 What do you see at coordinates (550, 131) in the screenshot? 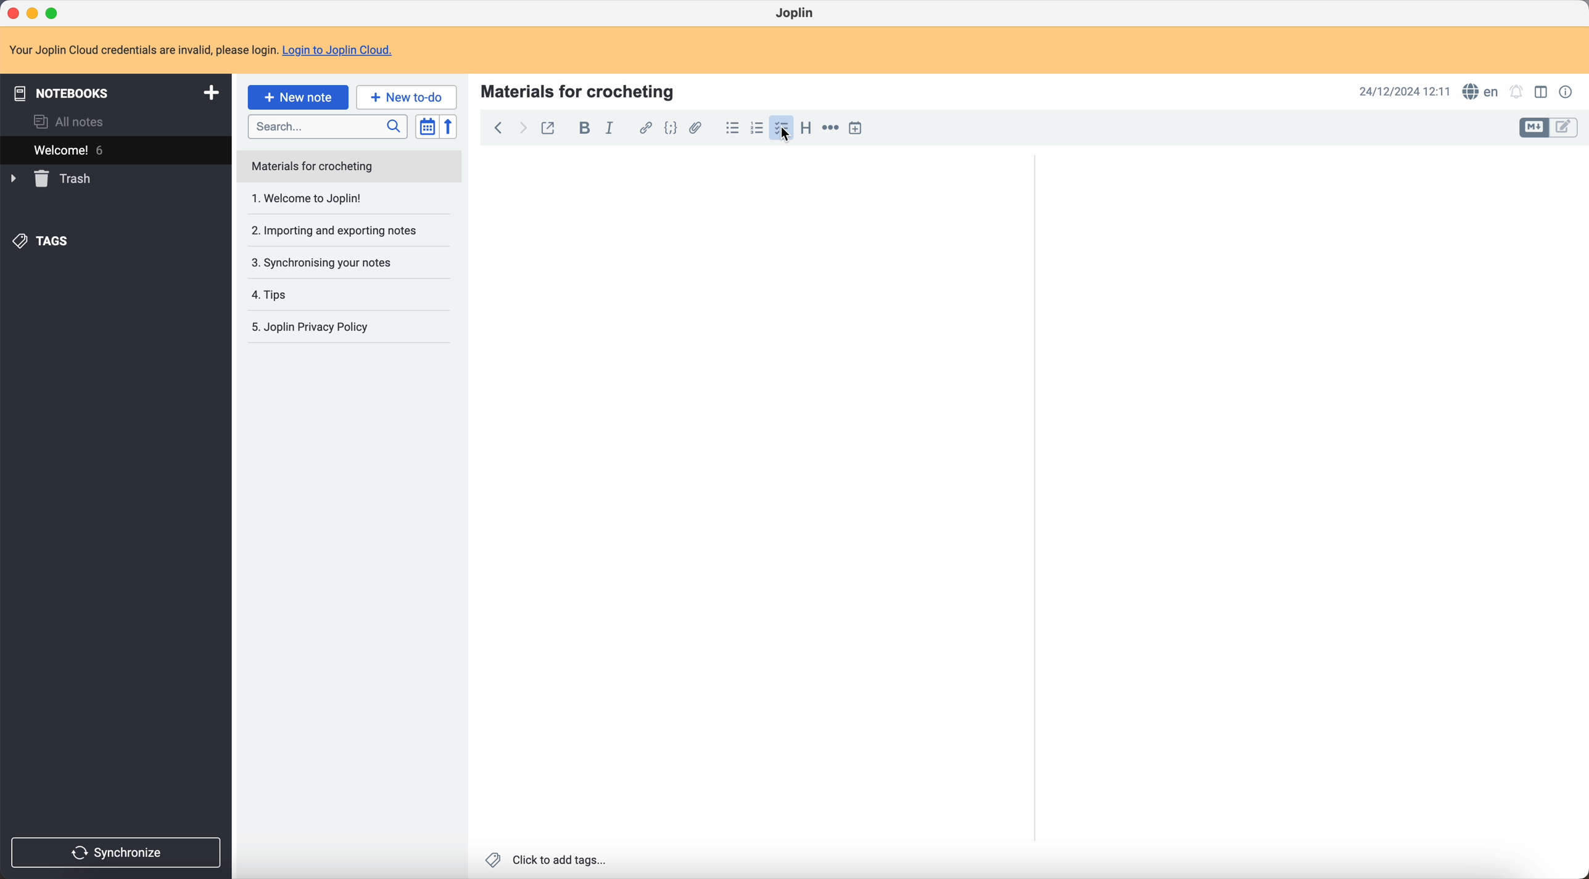
I see `toggle external editing` at bounding box center [550, 131].